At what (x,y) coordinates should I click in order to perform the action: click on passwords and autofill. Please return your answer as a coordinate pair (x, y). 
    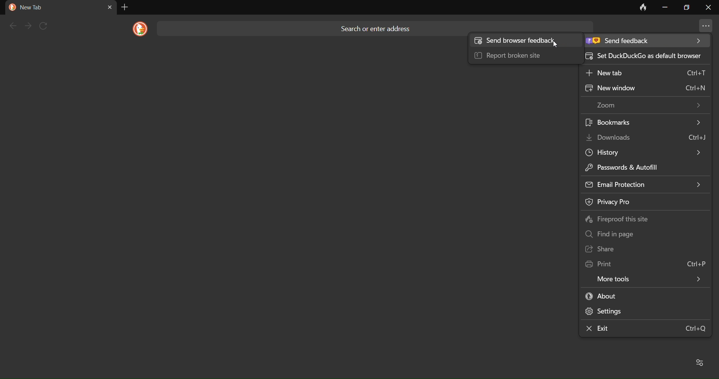
    Looking at the image, I should click on (643, 167).